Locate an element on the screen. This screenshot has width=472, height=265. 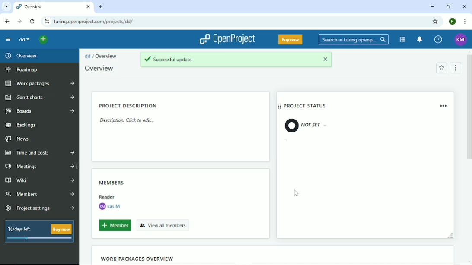
Member is located at coordinates (113, 225).